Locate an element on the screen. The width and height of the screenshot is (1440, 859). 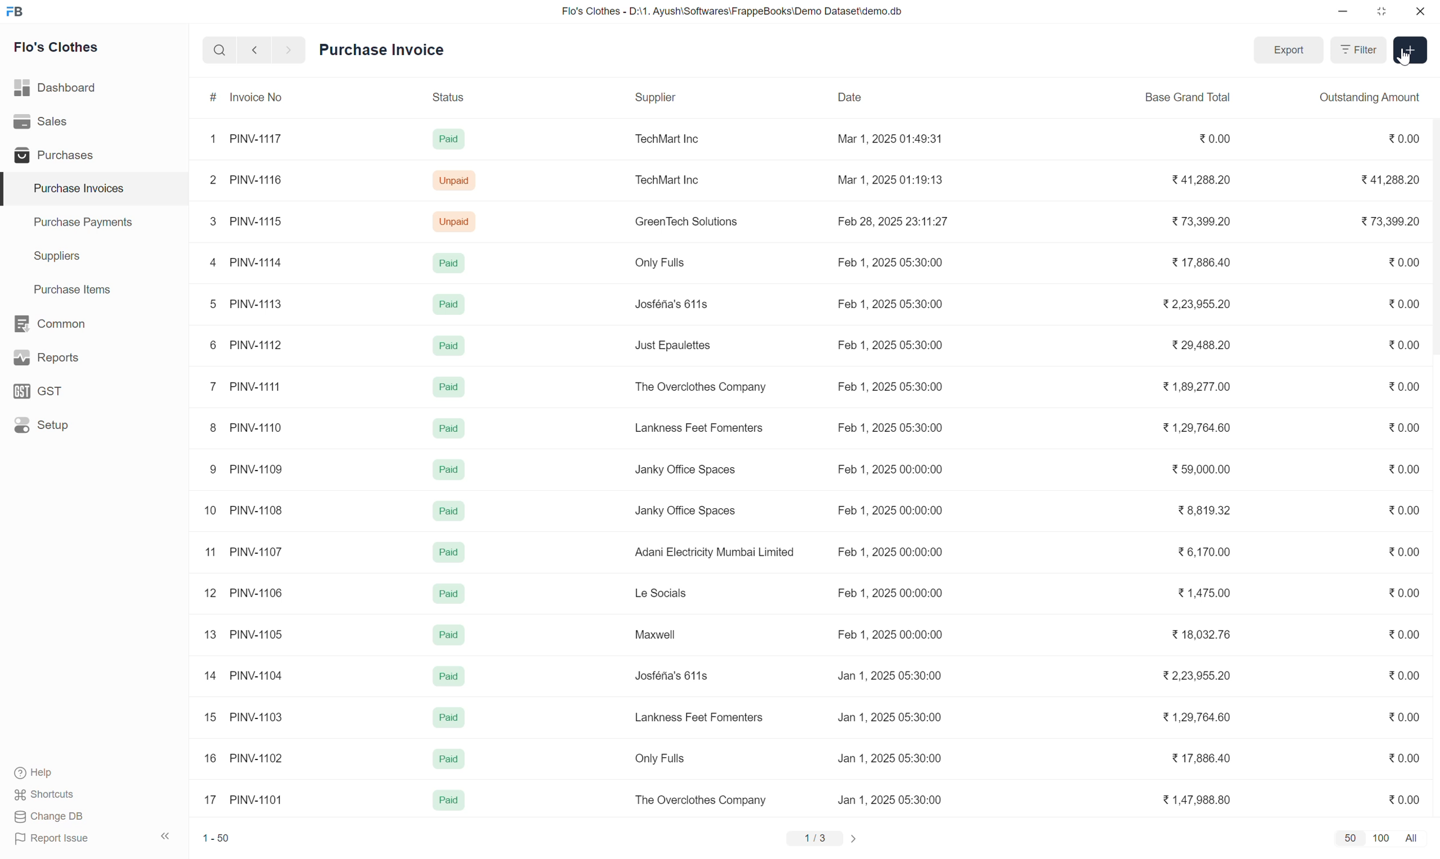
41,288.20 is located at coordinates (1201, 179).